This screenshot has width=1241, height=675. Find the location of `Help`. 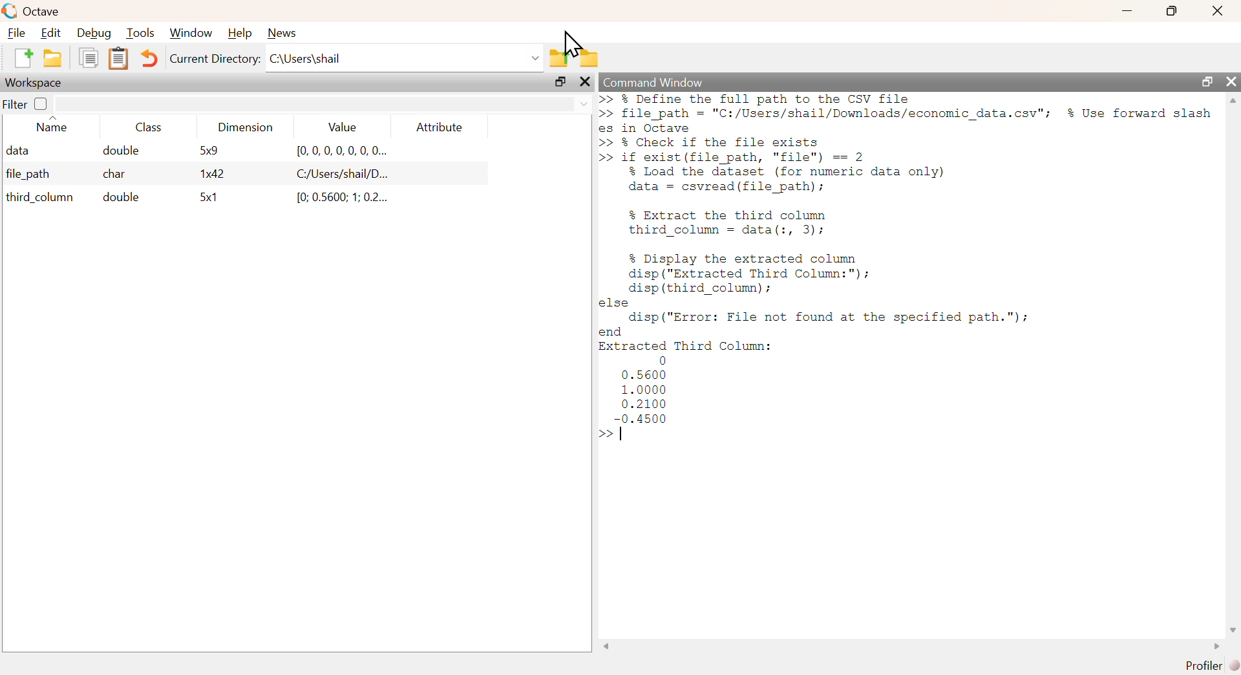

Help is located at coordinates (240, 34).